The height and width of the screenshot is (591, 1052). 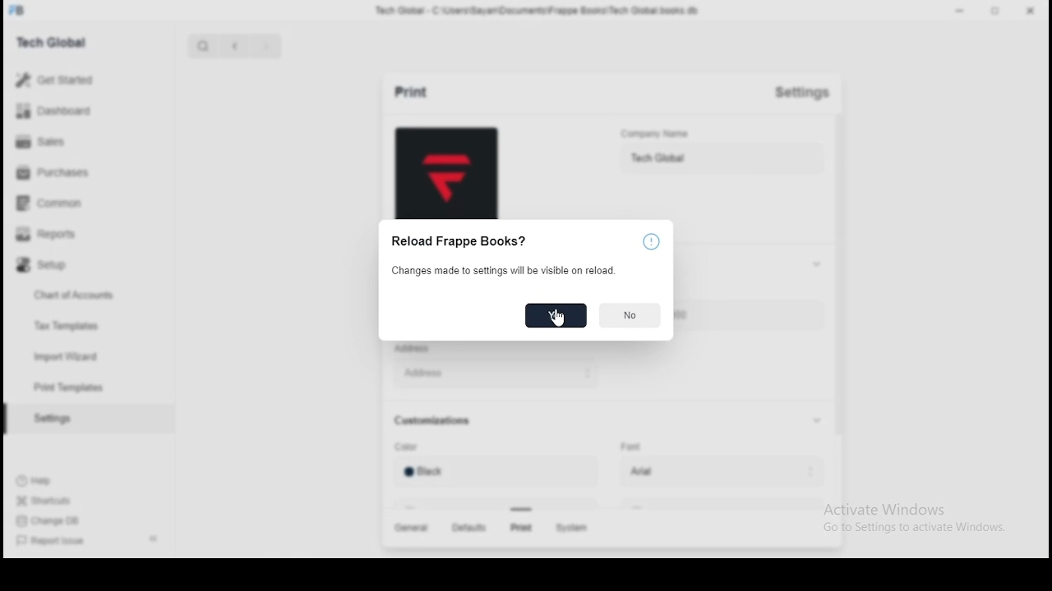 I want to click on MINIMIZE , so click(x=962, y=10).